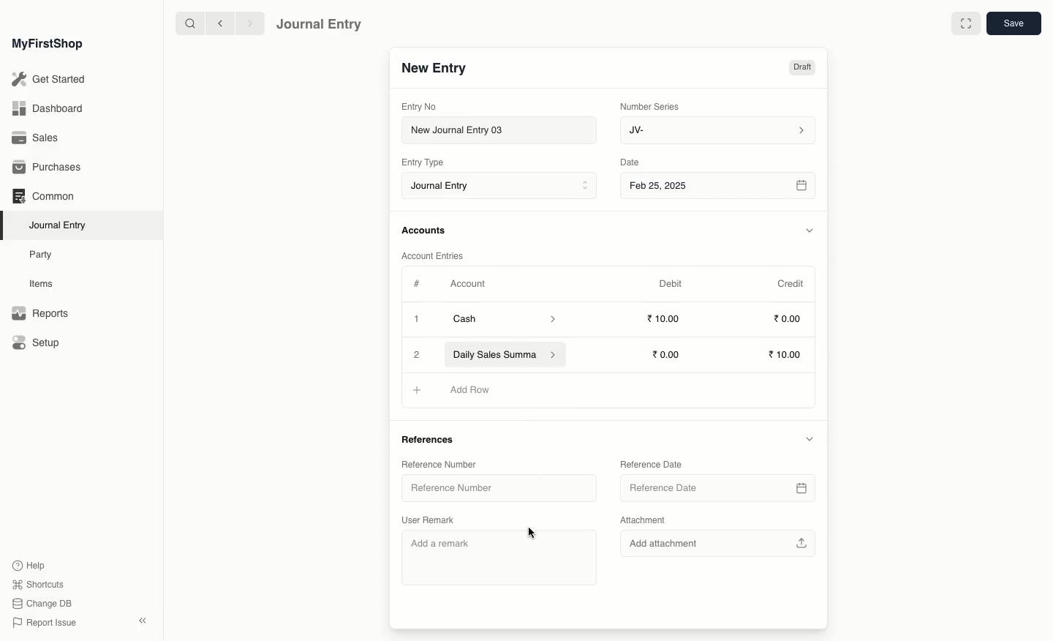 Image resolution: width=1053 pixels, height=641 pixels. I want to click on Collapse, so click(143, 621).